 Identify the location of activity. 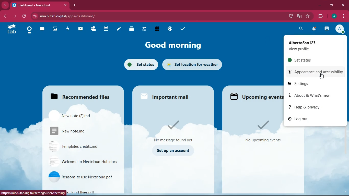
(67, 29).